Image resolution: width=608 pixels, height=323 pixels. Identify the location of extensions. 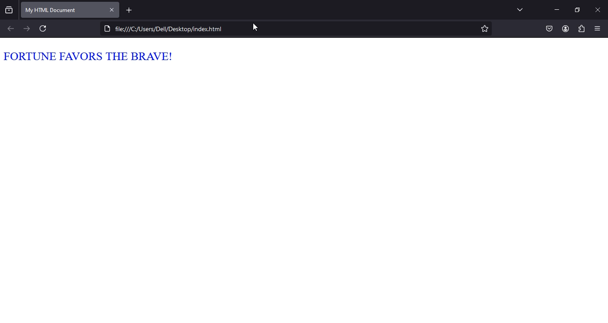
(582, 29).